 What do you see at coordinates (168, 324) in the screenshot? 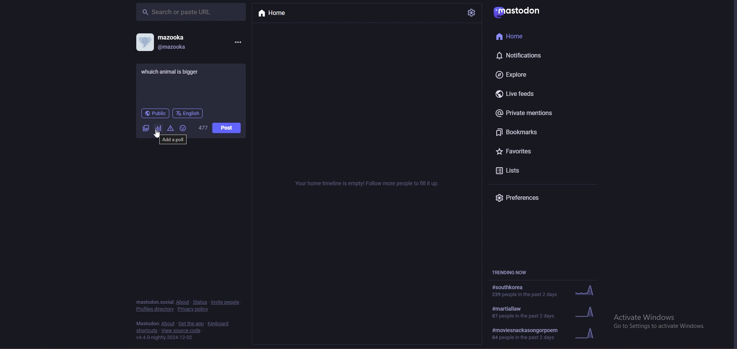
I see `about` at bounding box center [168, 324].